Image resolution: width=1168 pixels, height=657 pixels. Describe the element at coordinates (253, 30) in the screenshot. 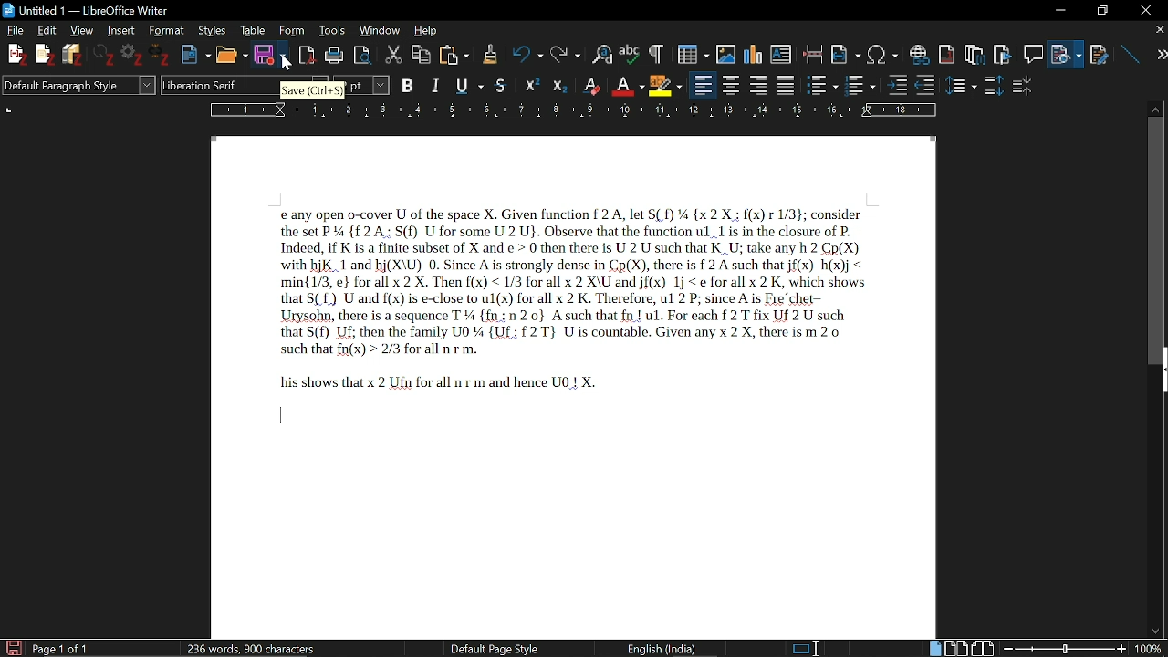

I see `Table` at that location.